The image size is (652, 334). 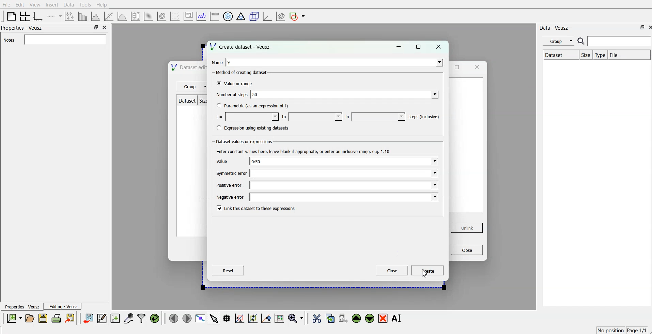 What do you see at coordinates (251, 116) in the screenshot?
I see `min t value field` at bounding box center [251, 116].